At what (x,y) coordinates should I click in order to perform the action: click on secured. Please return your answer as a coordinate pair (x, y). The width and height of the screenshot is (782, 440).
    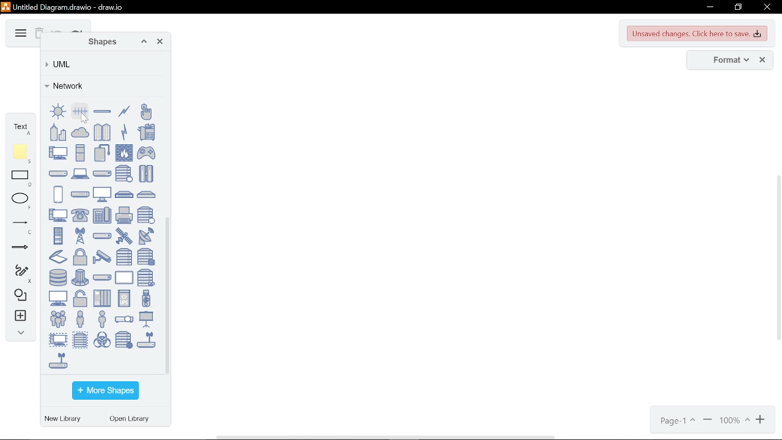
    Looking at the image, I should click on (80, 257).